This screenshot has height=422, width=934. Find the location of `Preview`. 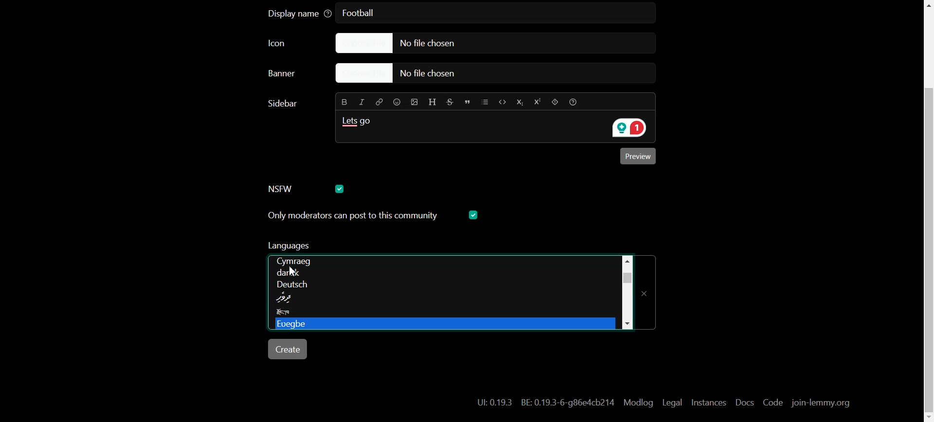

Preview is located at coordinates (640, 158).